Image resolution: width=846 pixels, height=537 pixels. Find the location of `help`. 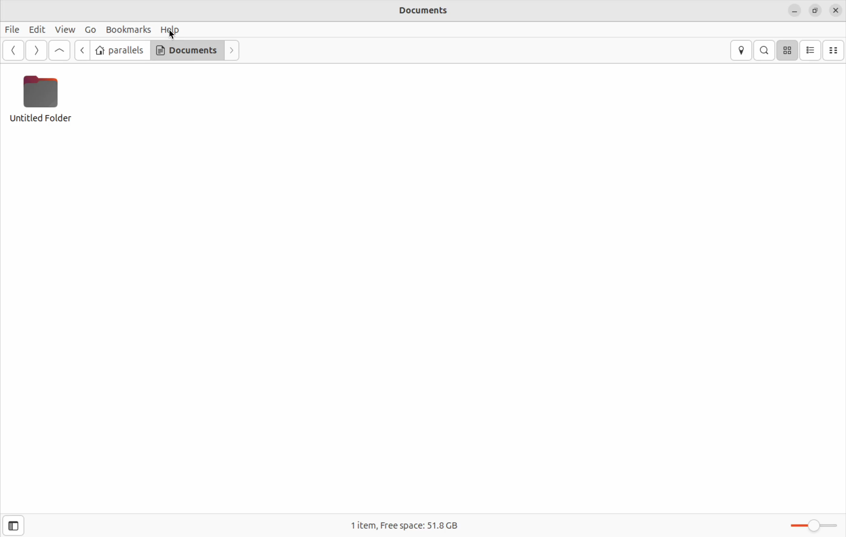

help is located at coordinates (172, 30).